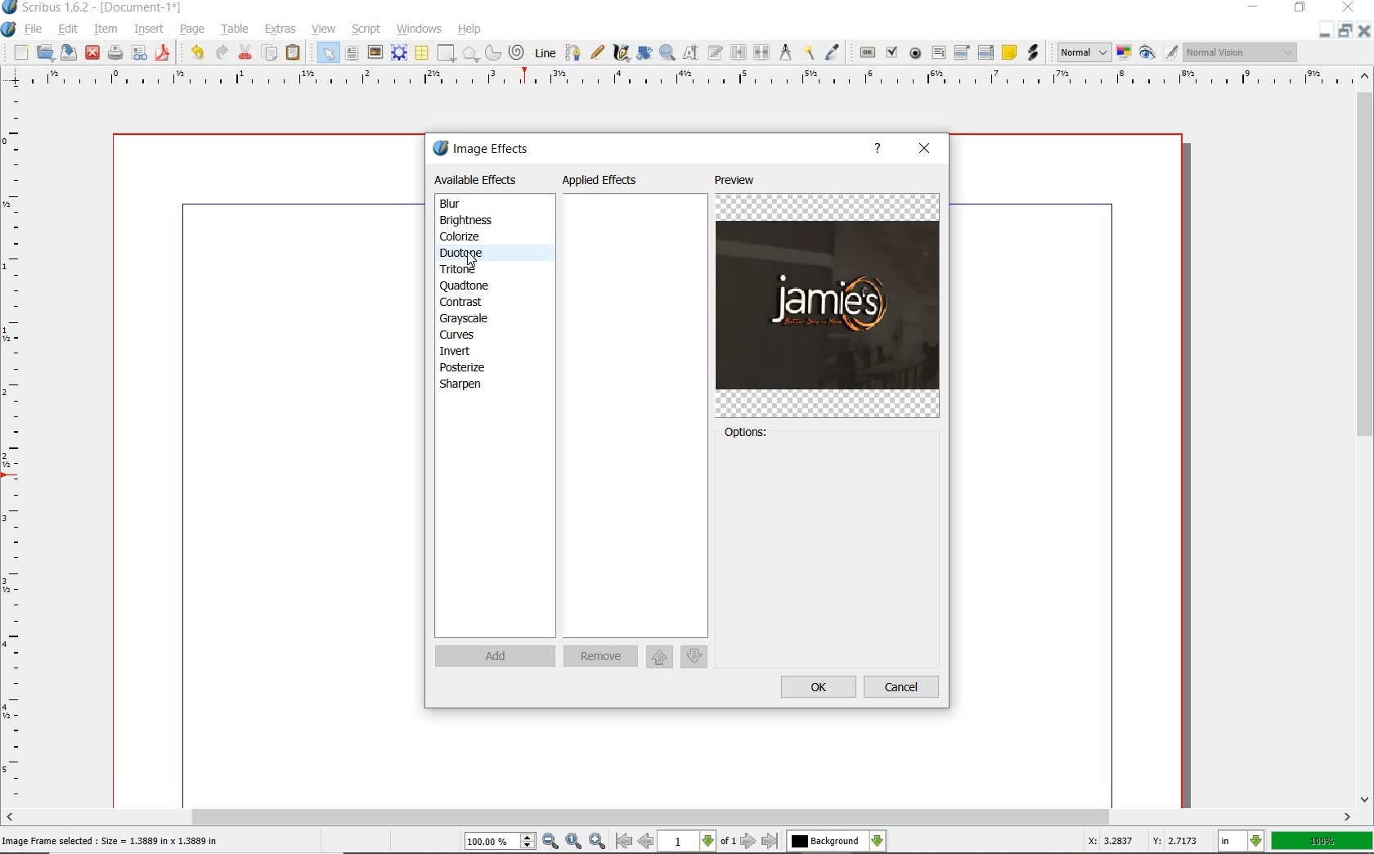 The width and height of the screenshot is (1374, 854). What do you see at coordinates (465, 385) in the screenshot?
I see `sharpen` at bounding box center [465, 385].